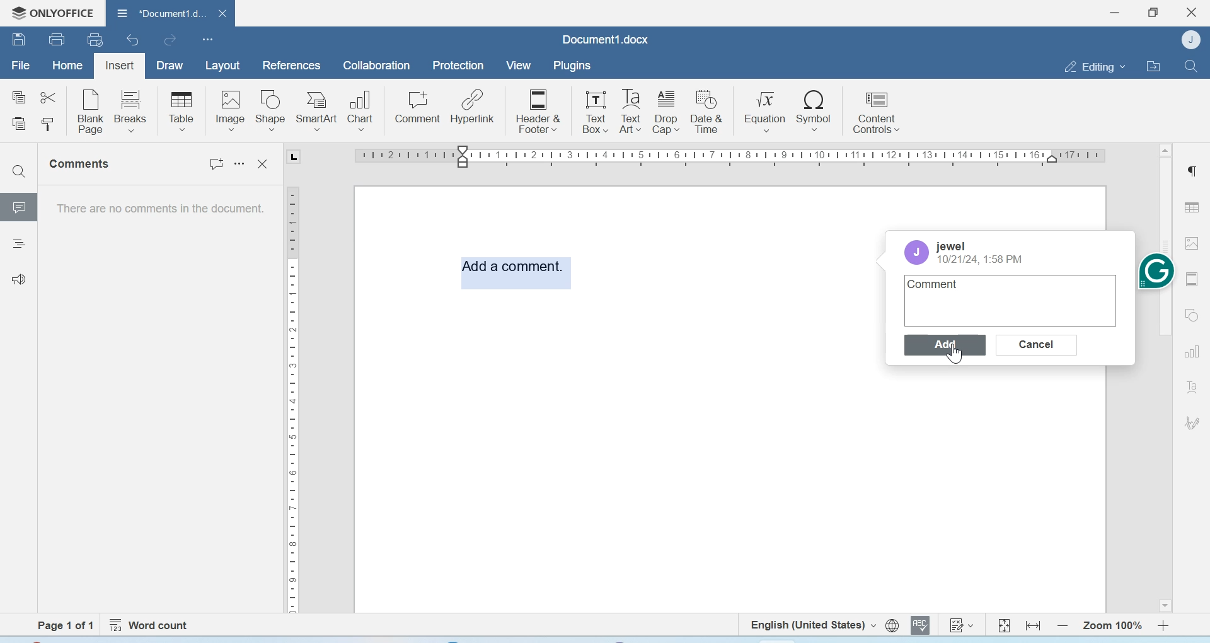 The height and width of the screenshot is (643, 1210). Describe the element at coordinates (20, 212) in the screenshot. I see `Comment icon` at that location.